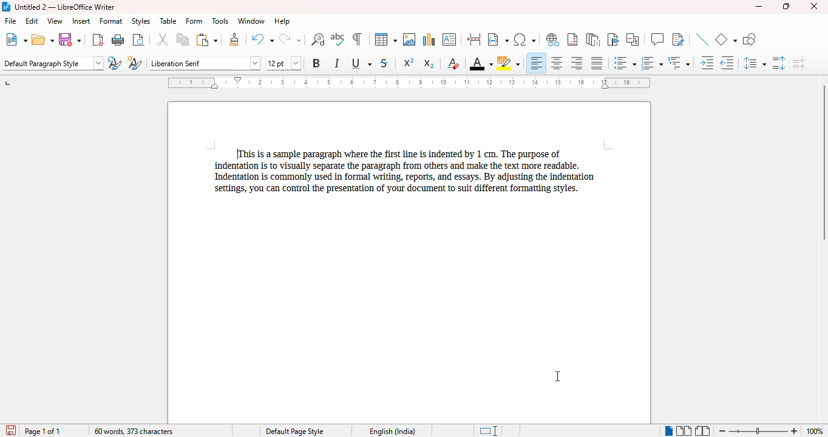 This screenshot has width=828, height=437. What do you see at coordinates (815, 6) in the screenshot?
I see `close` at bounding box center [815, 6].